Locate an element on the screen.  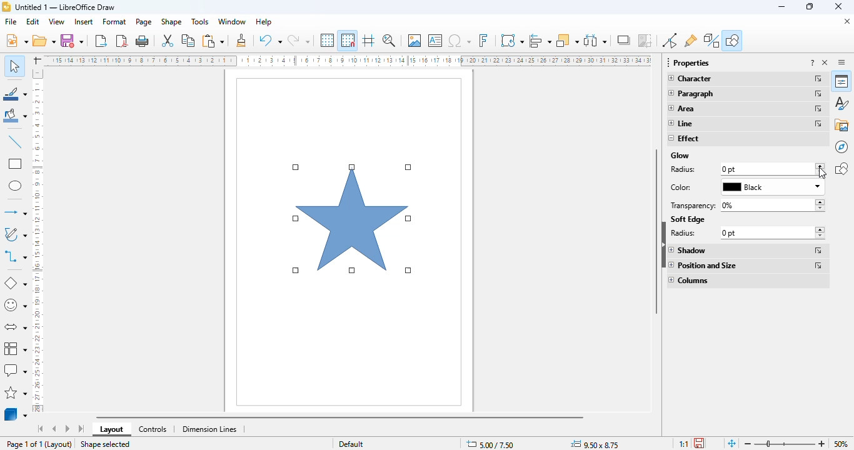
callout shapes is located at coordinates (15, 369).